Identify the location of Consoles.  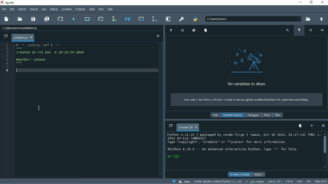
(66, 9).